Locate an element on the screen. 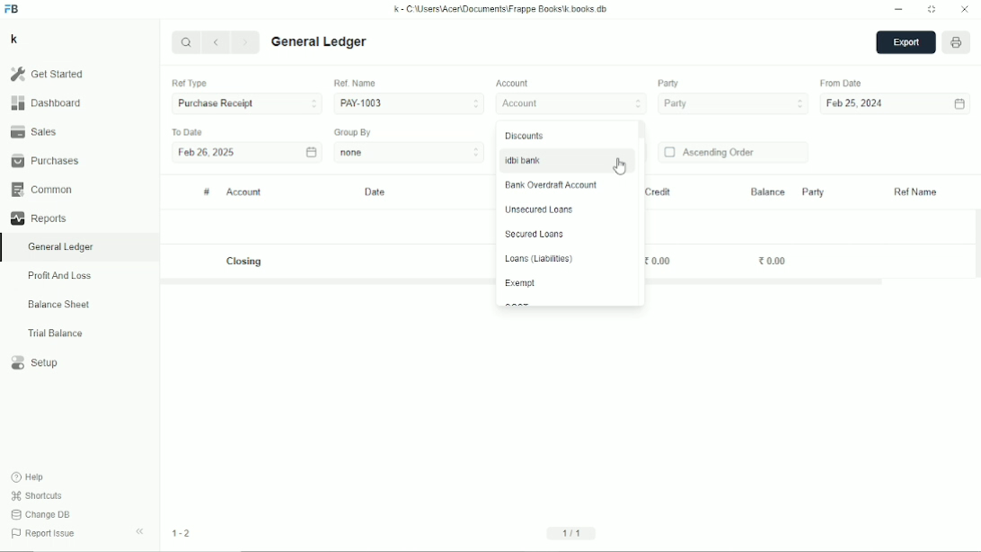  Setup is located at coordinates (36, 363).